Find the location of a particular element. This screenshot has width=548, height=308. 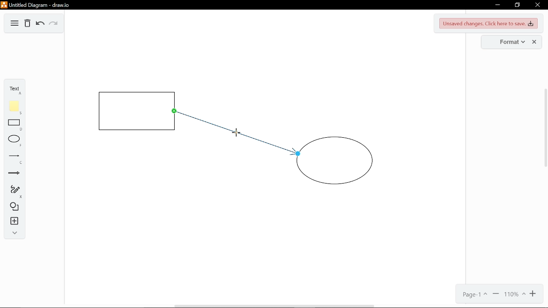

Rectangle is located at coordinates (14, 125).